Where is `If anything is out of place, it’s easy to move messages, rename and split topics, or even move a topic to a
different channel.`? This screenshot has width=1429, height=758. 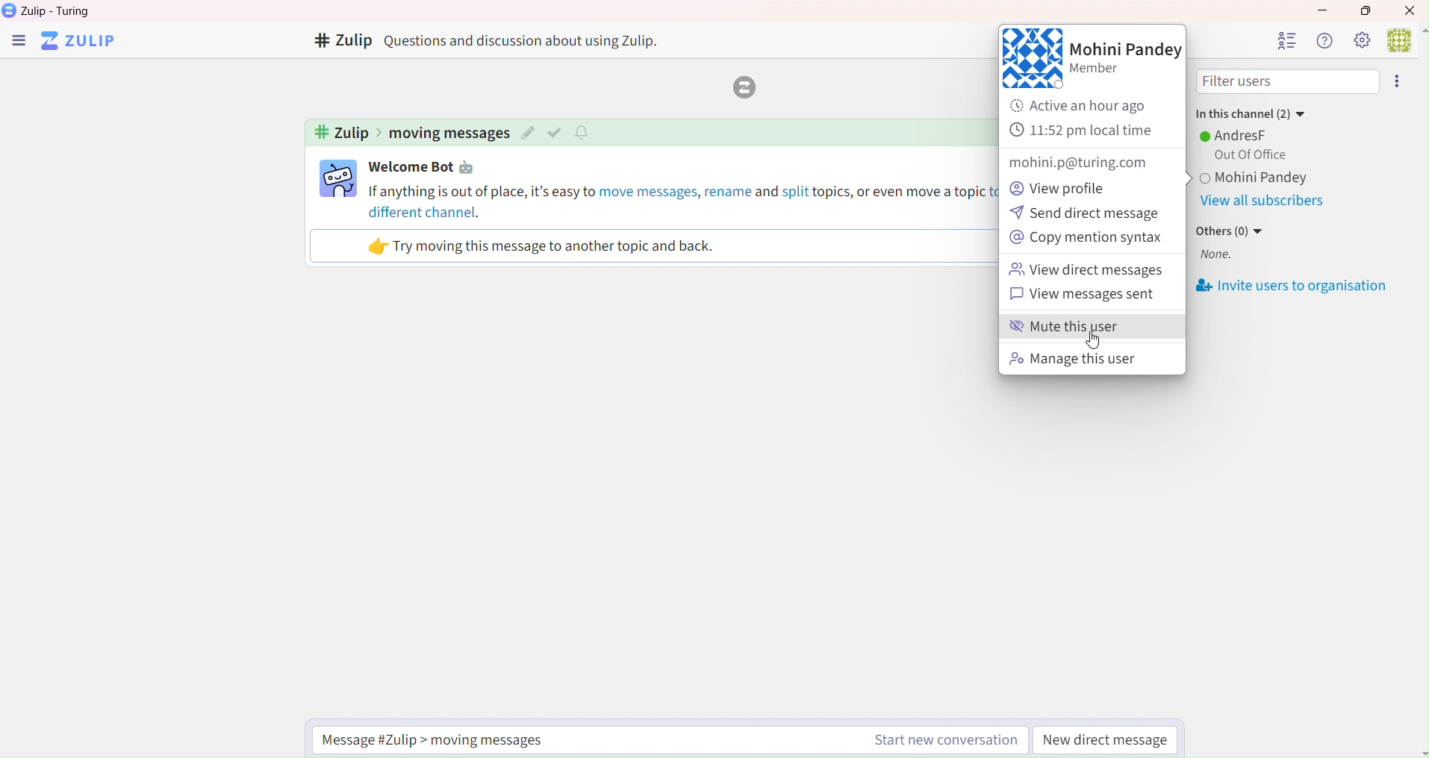 If anything is out of place, it’s easy to move messages, rename and split topics, or even move a topic to a
different channel. is located at coordinates (681, 201).